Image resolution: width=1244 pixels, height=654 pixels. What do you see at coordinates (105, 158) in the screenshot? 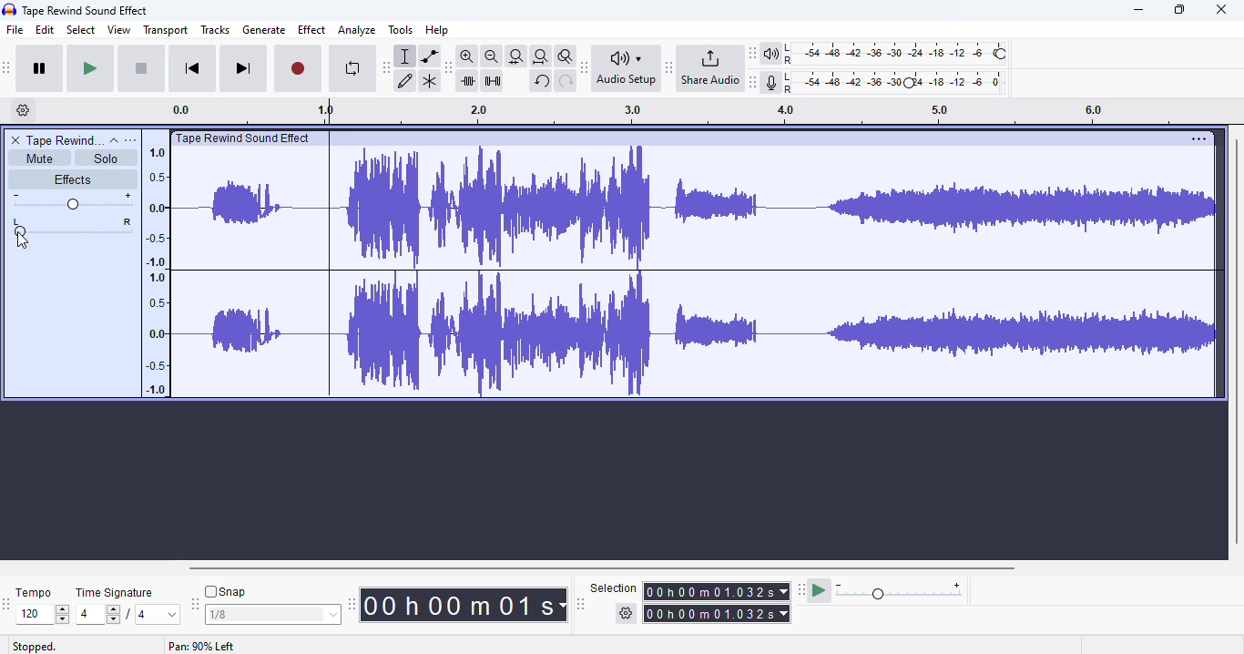
I see `solo` at bounding box center [105, 158].